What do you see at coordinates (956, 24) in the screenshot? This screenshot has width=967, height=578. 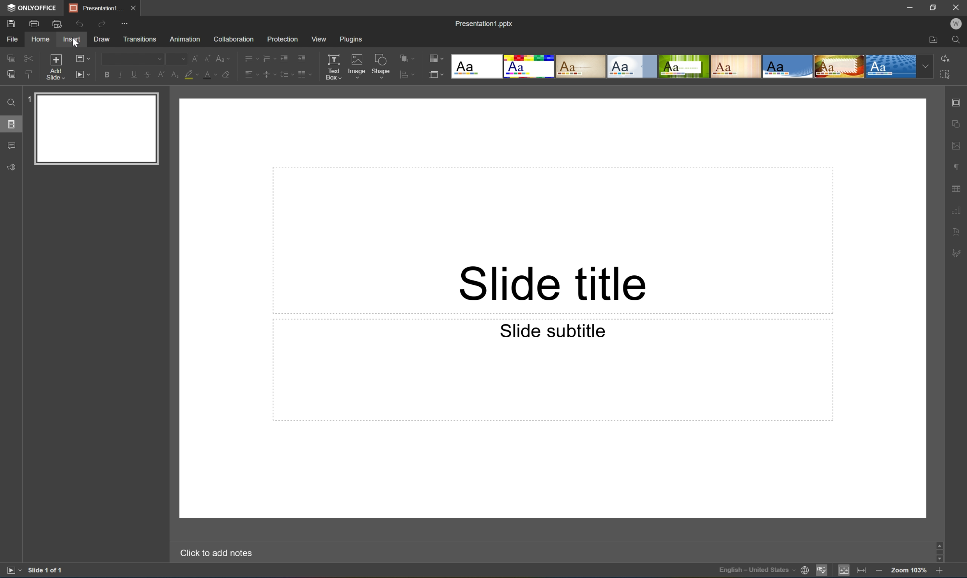 I see `W` at bounding box center [956, 24].